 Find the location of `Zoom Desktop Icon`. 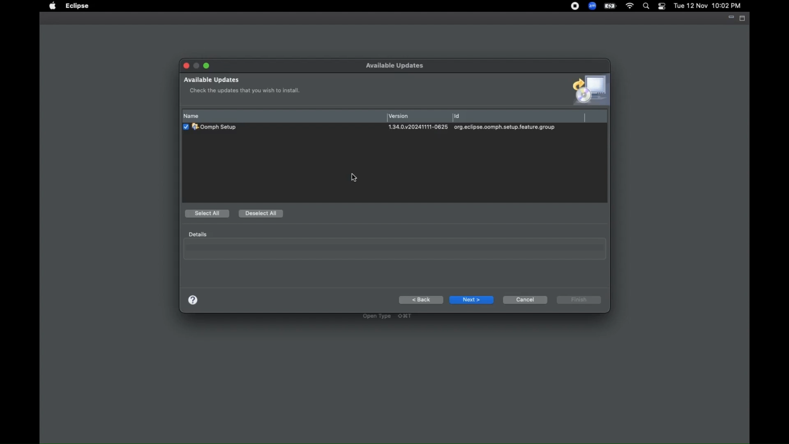

Zoom Desktop Icon is located at coordinates (592, 6).